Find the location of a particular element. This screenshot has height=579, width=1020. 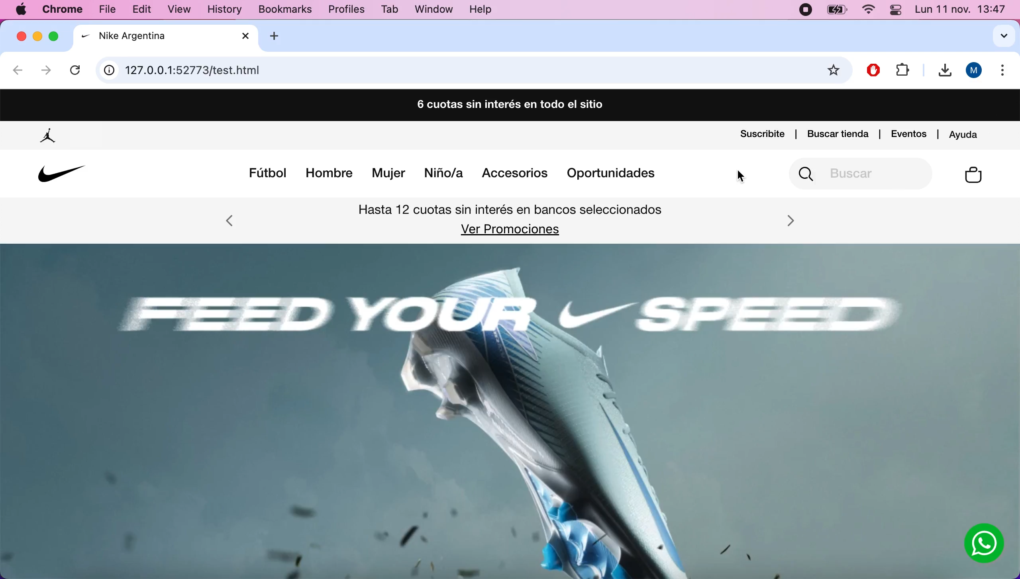

Window is located at coordinates (432, 9).